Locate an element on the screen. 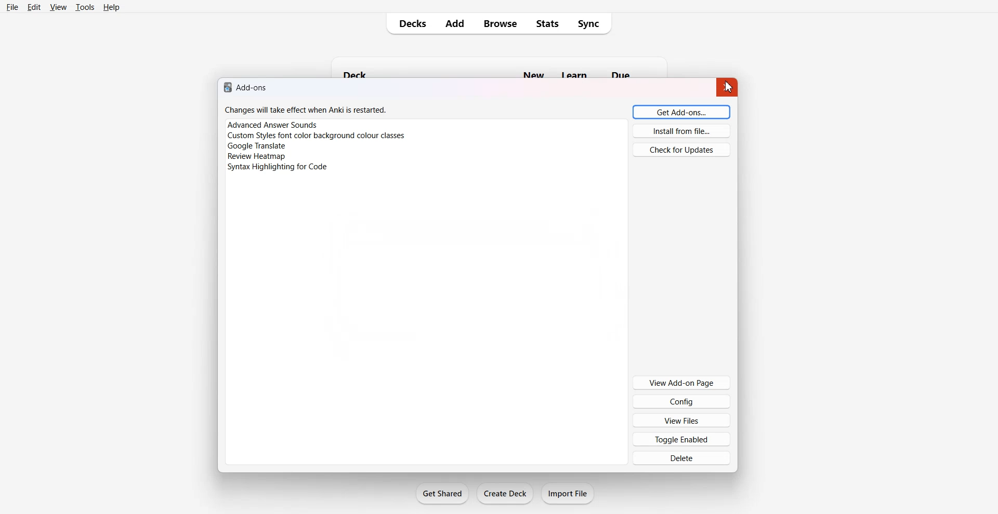 Image resolution: width=998 pixels, height=514 pixels. Browse is located at coordinates (501, 24).